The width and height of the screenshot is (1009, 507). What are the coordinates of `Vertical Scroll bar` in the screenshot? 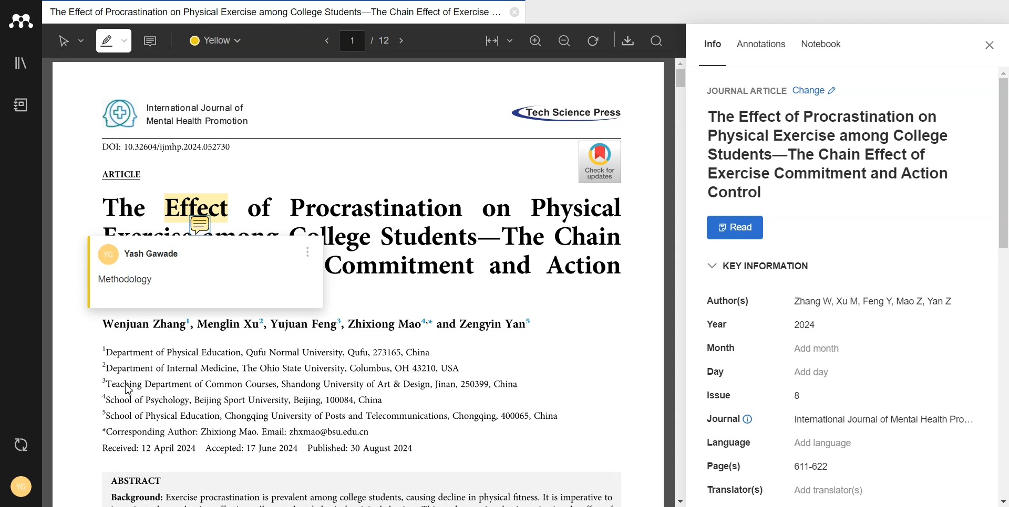 It's located at (680, 281).